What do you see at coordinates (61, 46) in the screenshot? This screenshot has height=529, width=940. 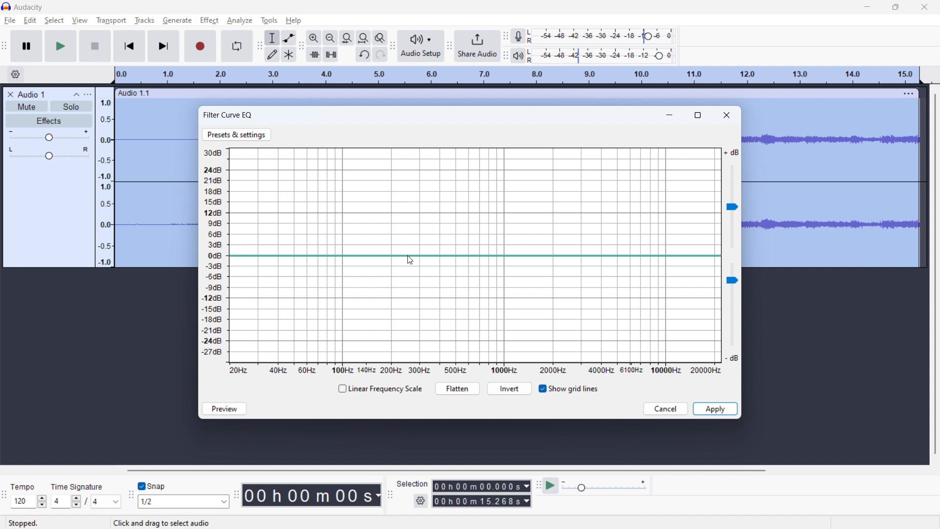 I see `play` at bounding box center [61, 46].